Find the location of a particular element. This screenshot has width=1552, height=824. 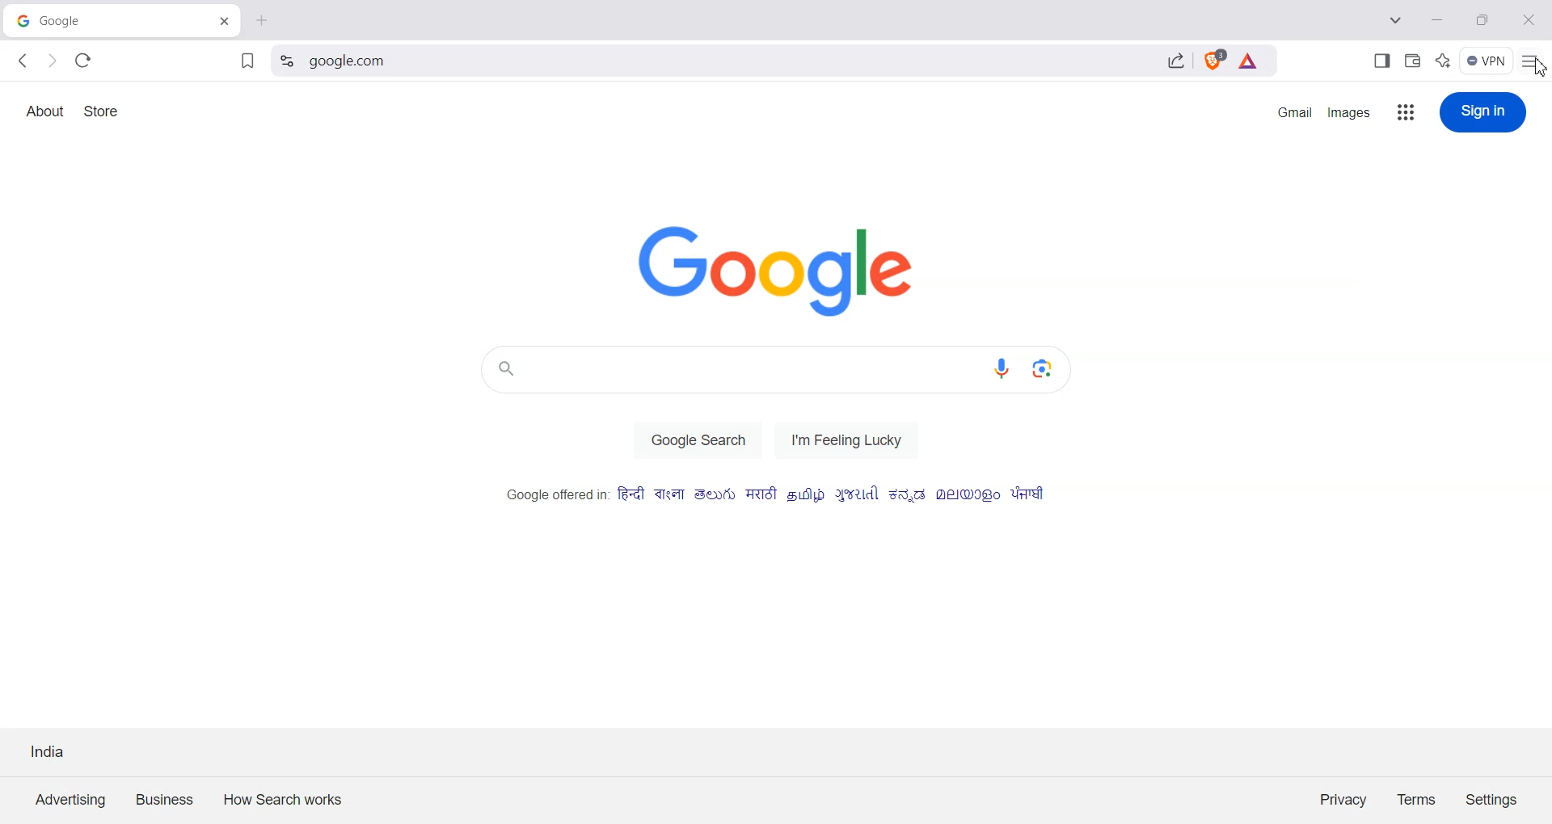

Multi Language is located at coordinates (777, 494).